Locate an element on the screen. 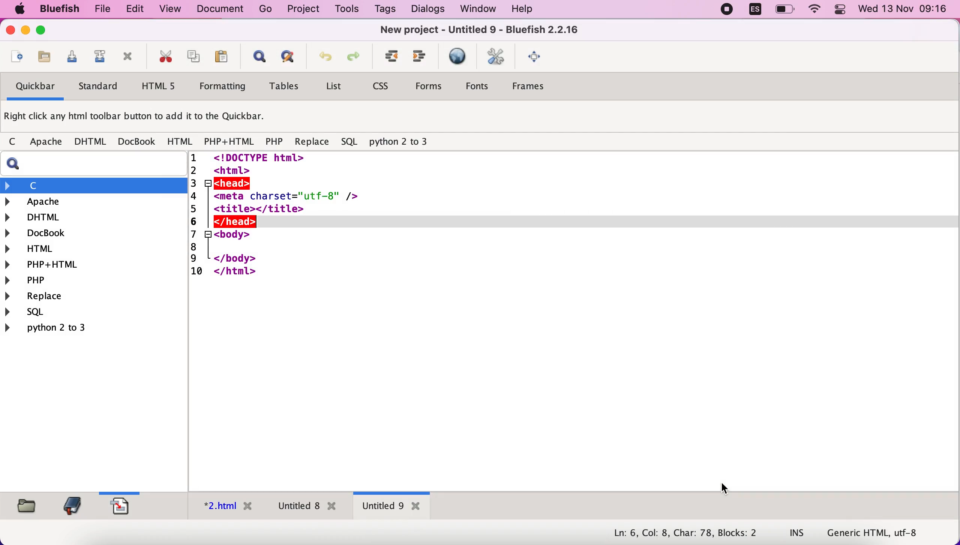  indent is located at coordinates (388, 59).